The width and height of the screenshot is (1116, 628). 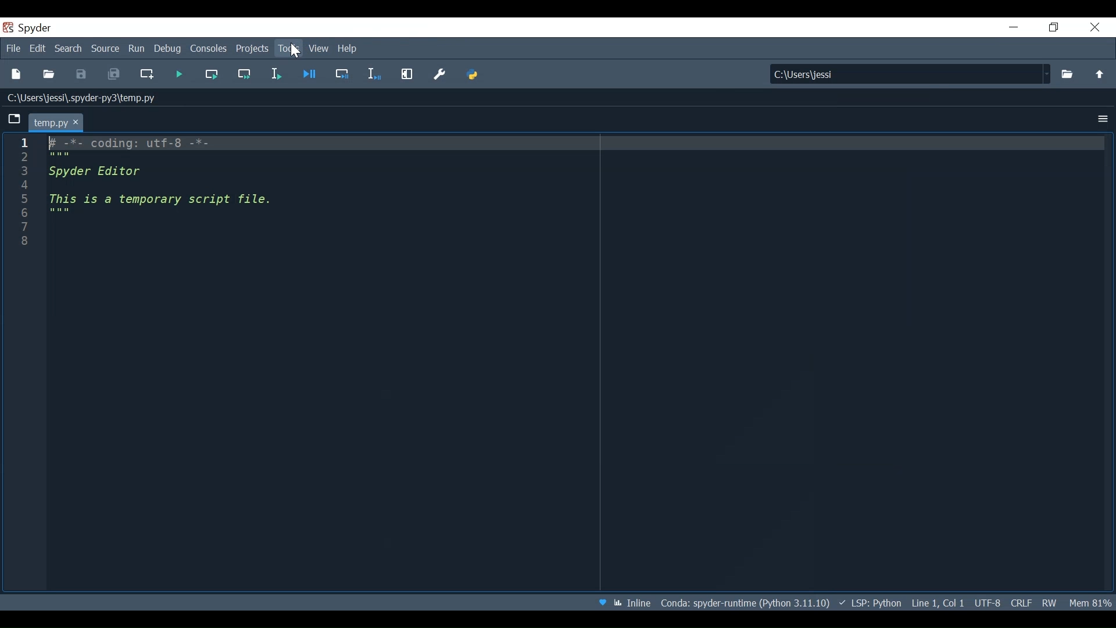 I want to click on New File, so click(x=18, y=75).